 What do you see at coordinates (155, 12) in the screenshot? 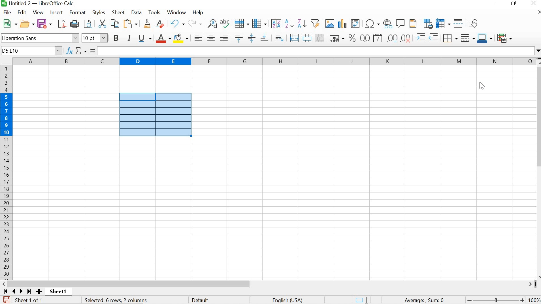
I see `TOOLS` at bounding box center [155, 12].